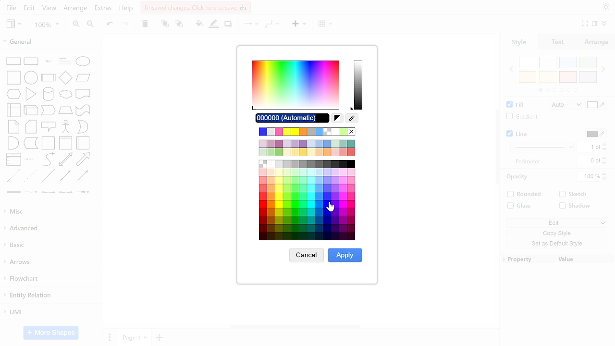  Describe the element at coordinates (295, 86) in the screenshot. I see `color spectrum` at that location.